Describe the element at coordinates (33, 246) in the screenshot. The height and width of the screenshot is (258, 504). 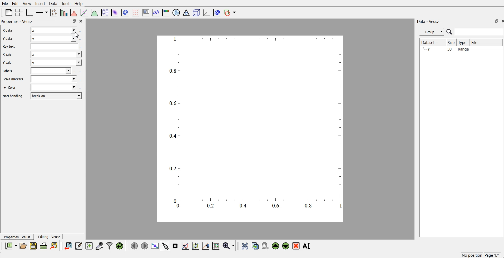
I see `save document` at that location.